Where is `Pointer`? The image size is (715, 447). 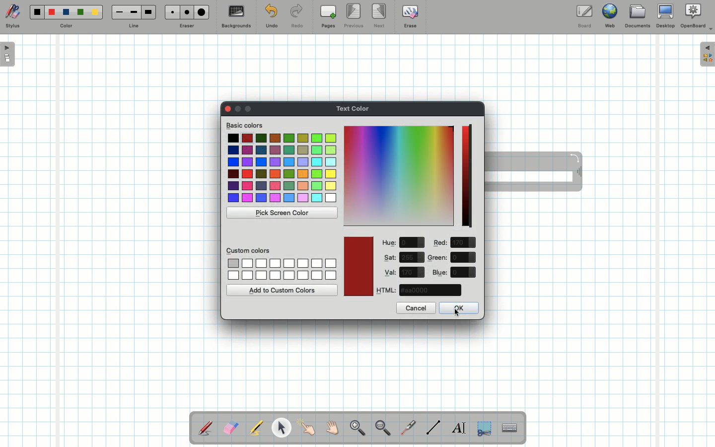
Pointer is located at coordinates (281, 428).